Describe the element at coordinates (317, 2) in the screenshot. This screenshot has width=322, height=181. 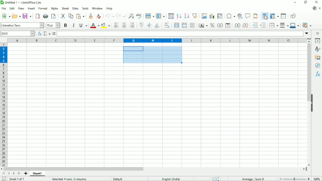
I see `Close` at that location.